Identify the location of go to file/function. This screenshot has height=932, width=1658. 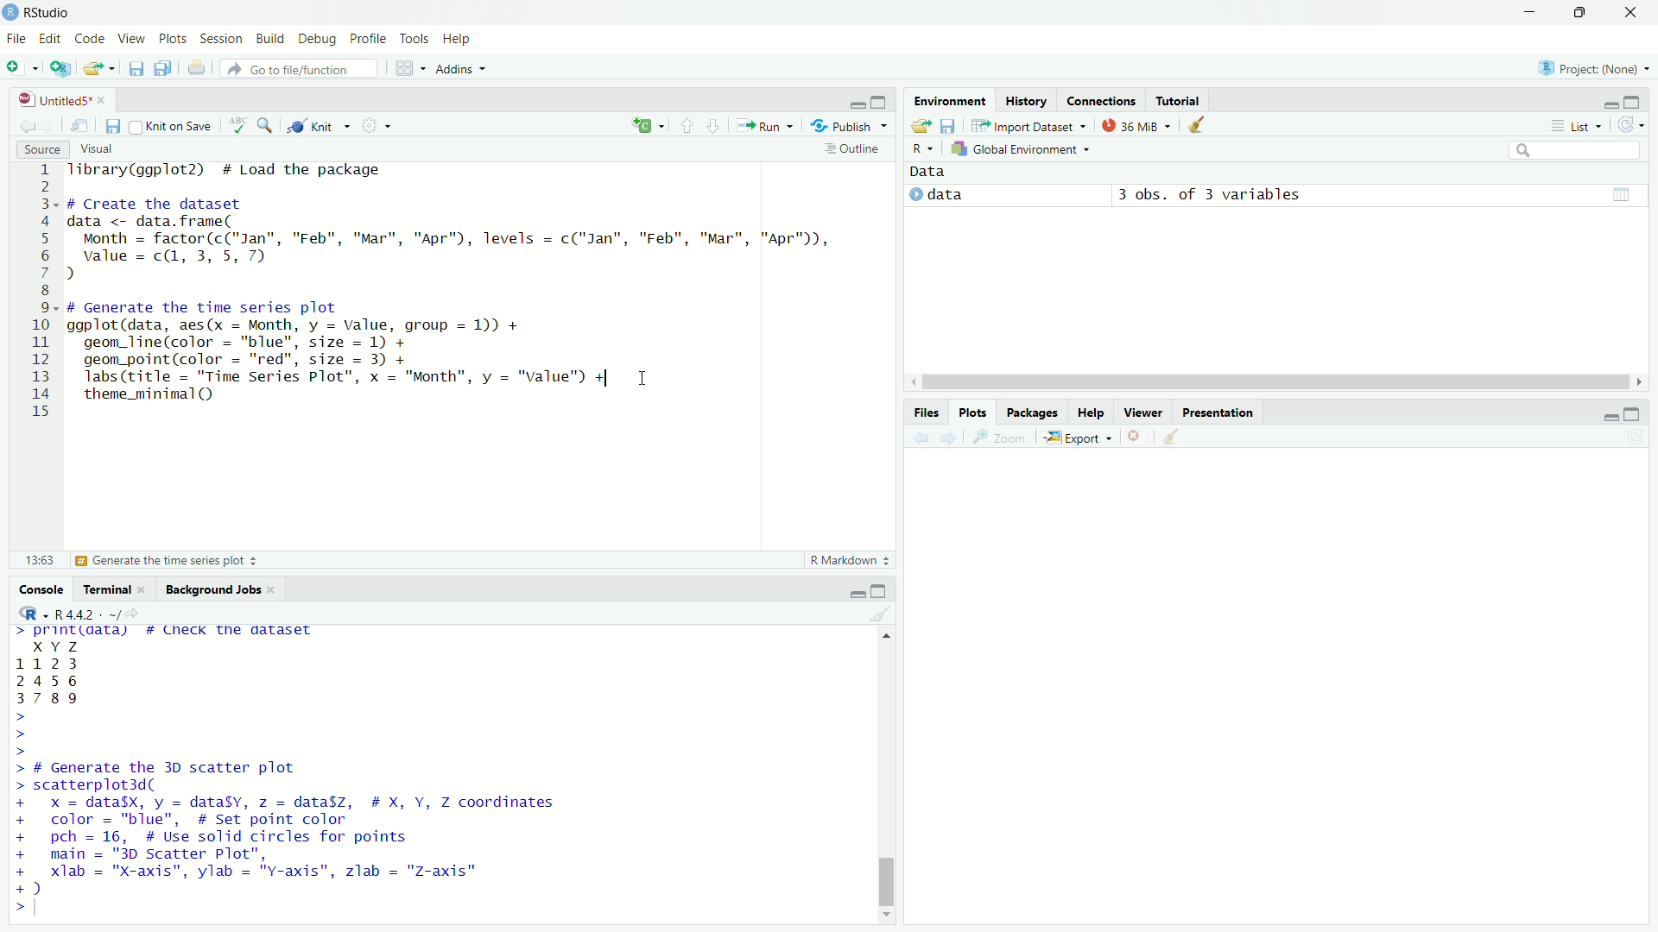
(299, 68).